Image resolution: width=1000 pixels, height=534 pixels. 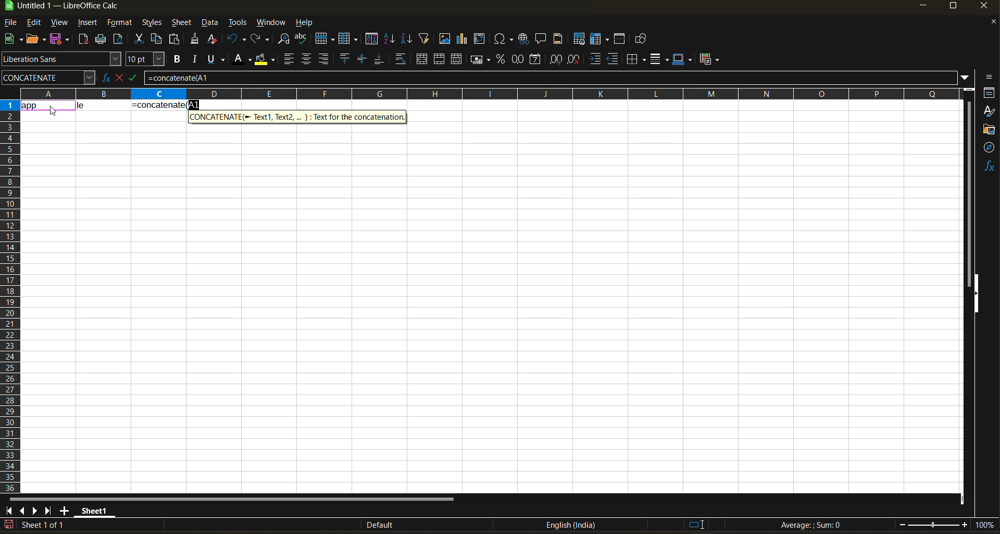 I want to click on conditional, so click(x=711, y=59).